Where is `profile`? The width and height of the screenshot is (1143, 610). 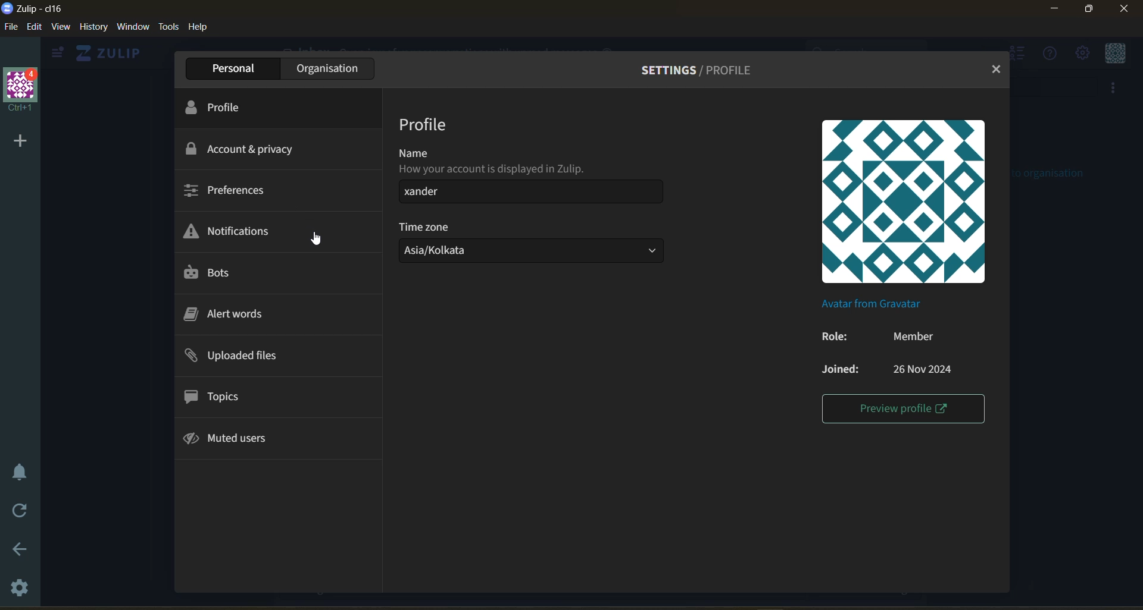
profile is located at coordinates (225, 107).